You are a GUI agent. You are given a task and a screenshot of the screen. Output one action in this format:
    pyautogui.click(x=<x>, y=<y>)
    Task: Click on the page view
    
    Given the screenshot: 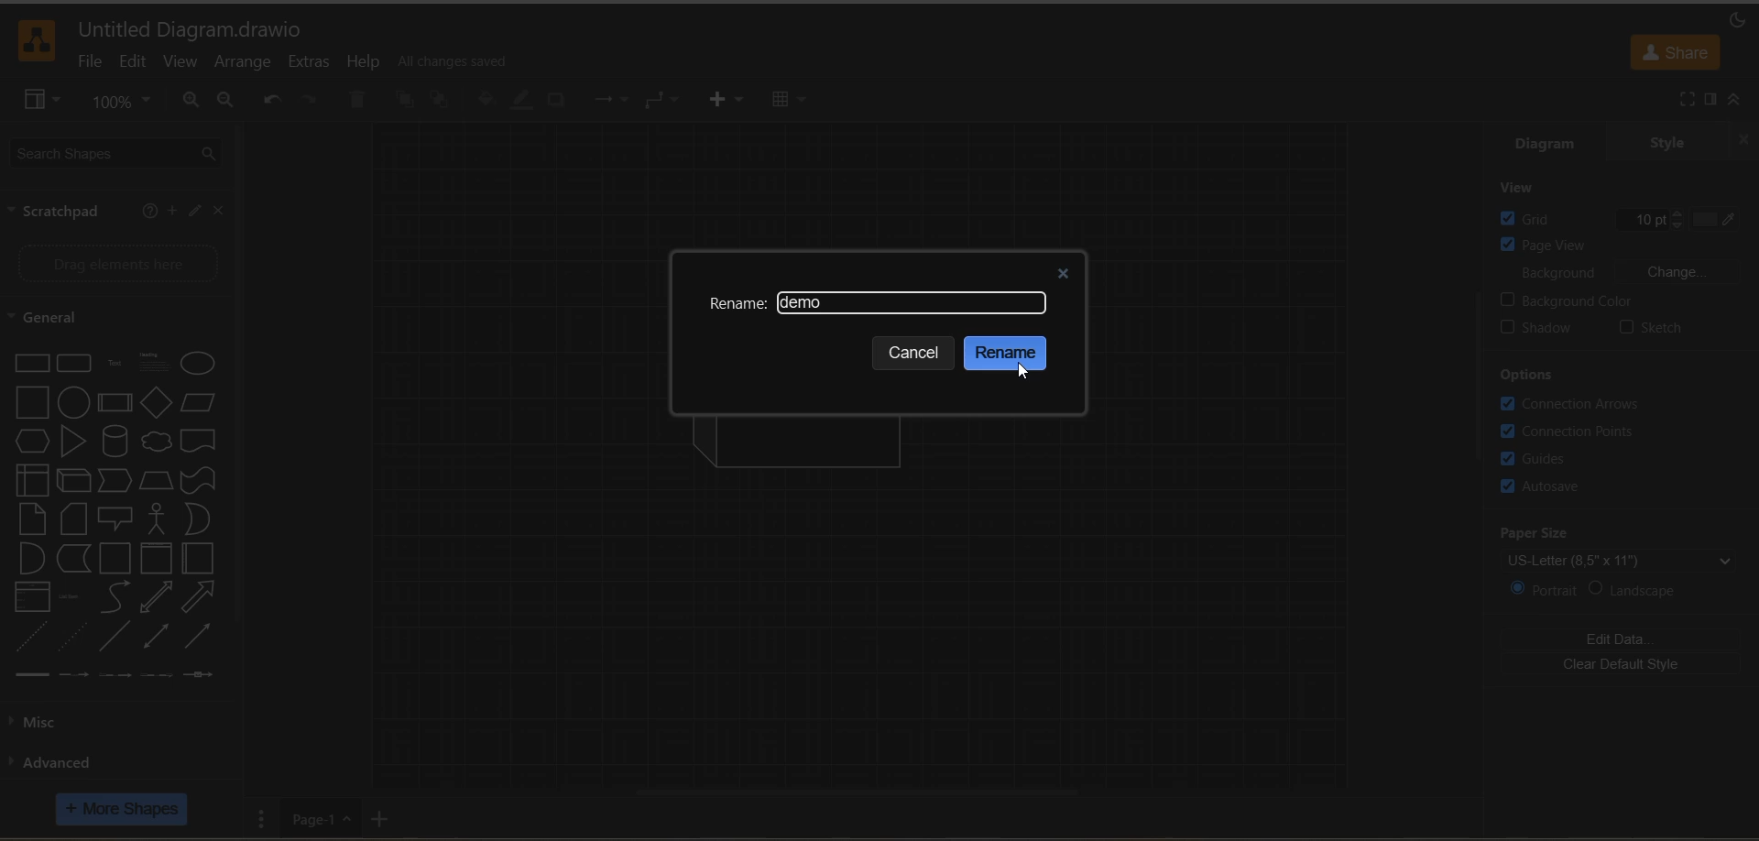 What is the action you would take?
    pyautogui.click(x=1614, y=246)
    